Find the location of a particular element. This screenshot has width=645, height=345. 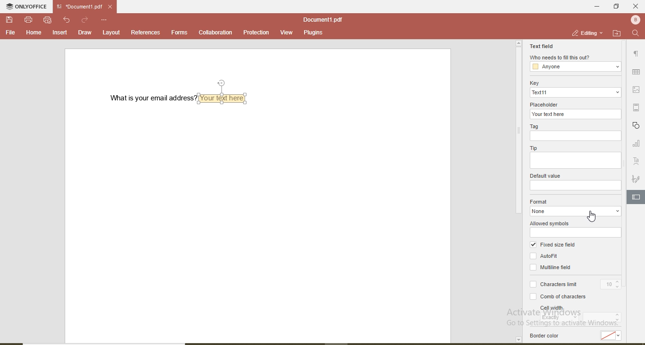

picture is located at coordinates (638, 89).